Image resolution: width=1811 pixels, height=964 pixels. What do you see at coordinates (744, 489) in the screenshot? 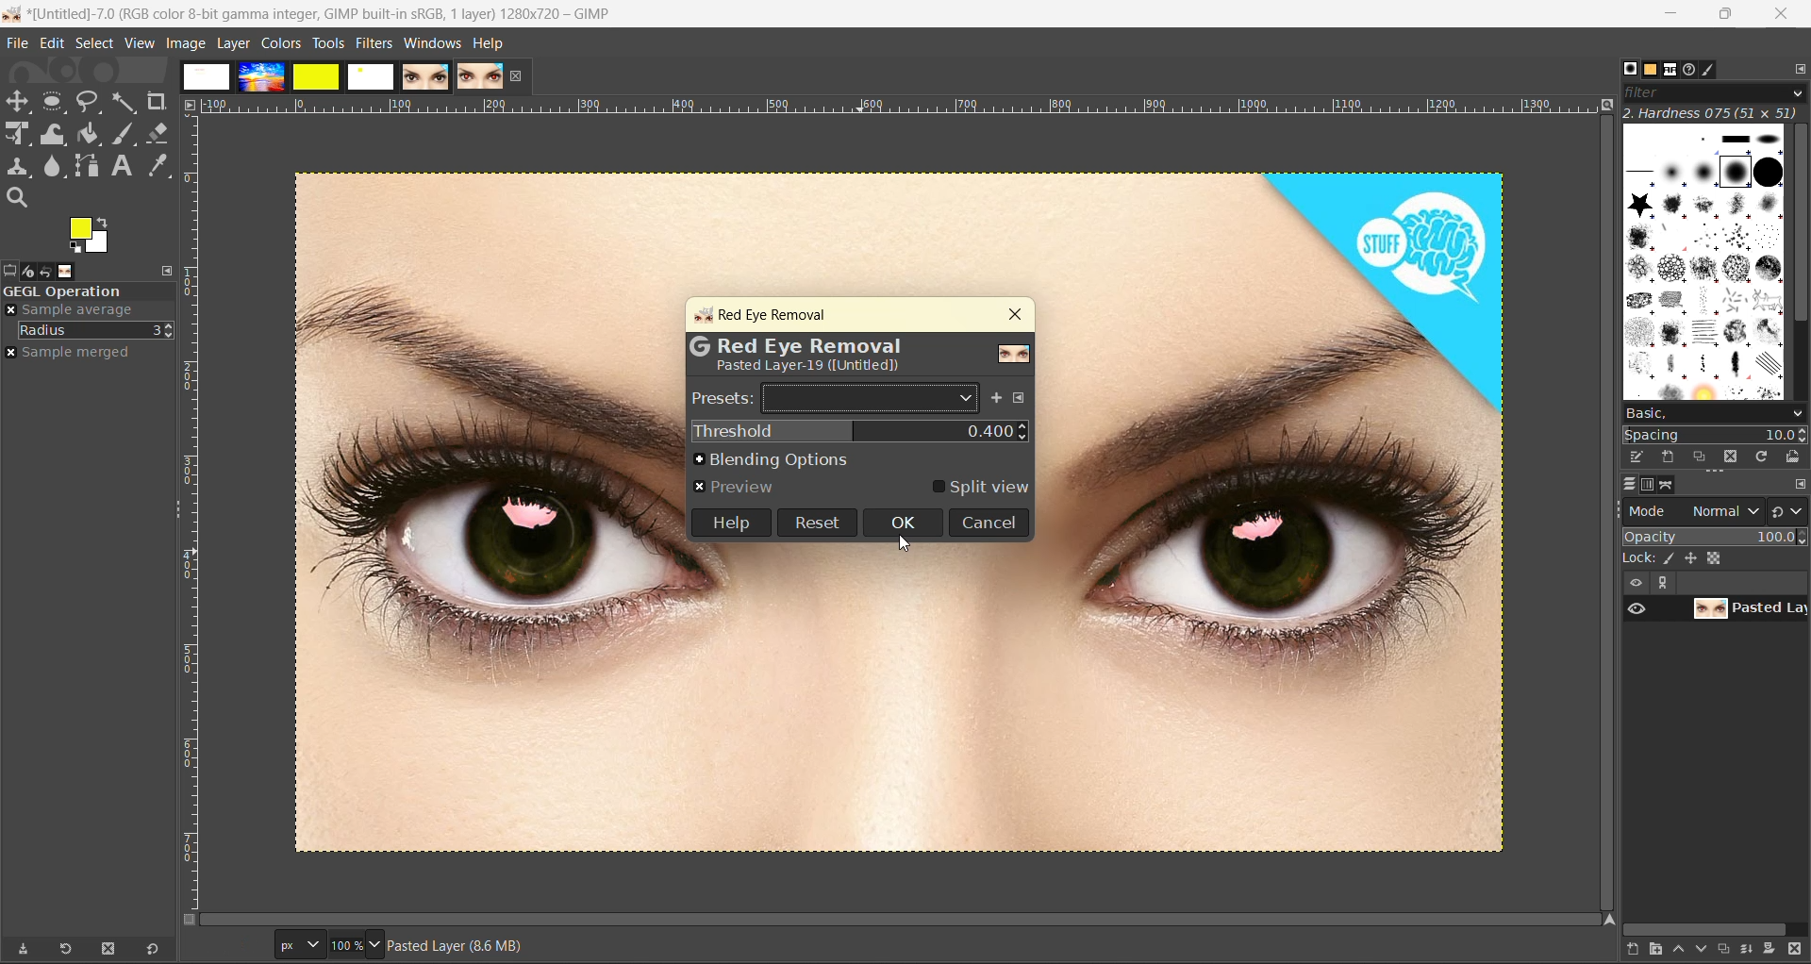
I see `preview` at bounding box center [744, 489].